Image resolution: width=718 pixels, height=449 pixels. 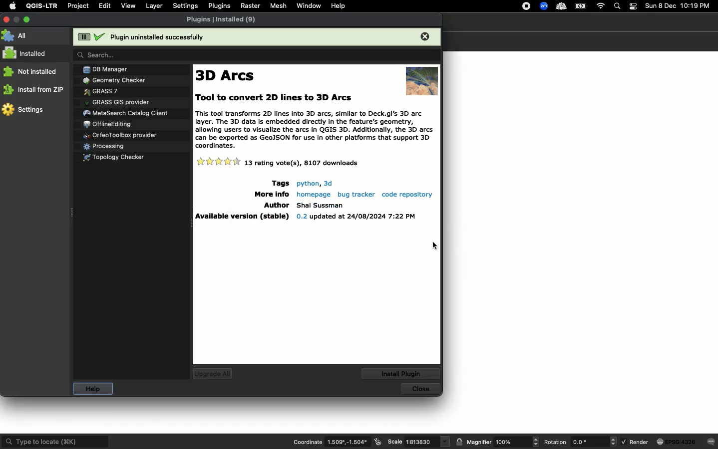 What do you see at coordinates (342, 185) in the screenshot?
I see `Details` at bounding box center [342, 185].